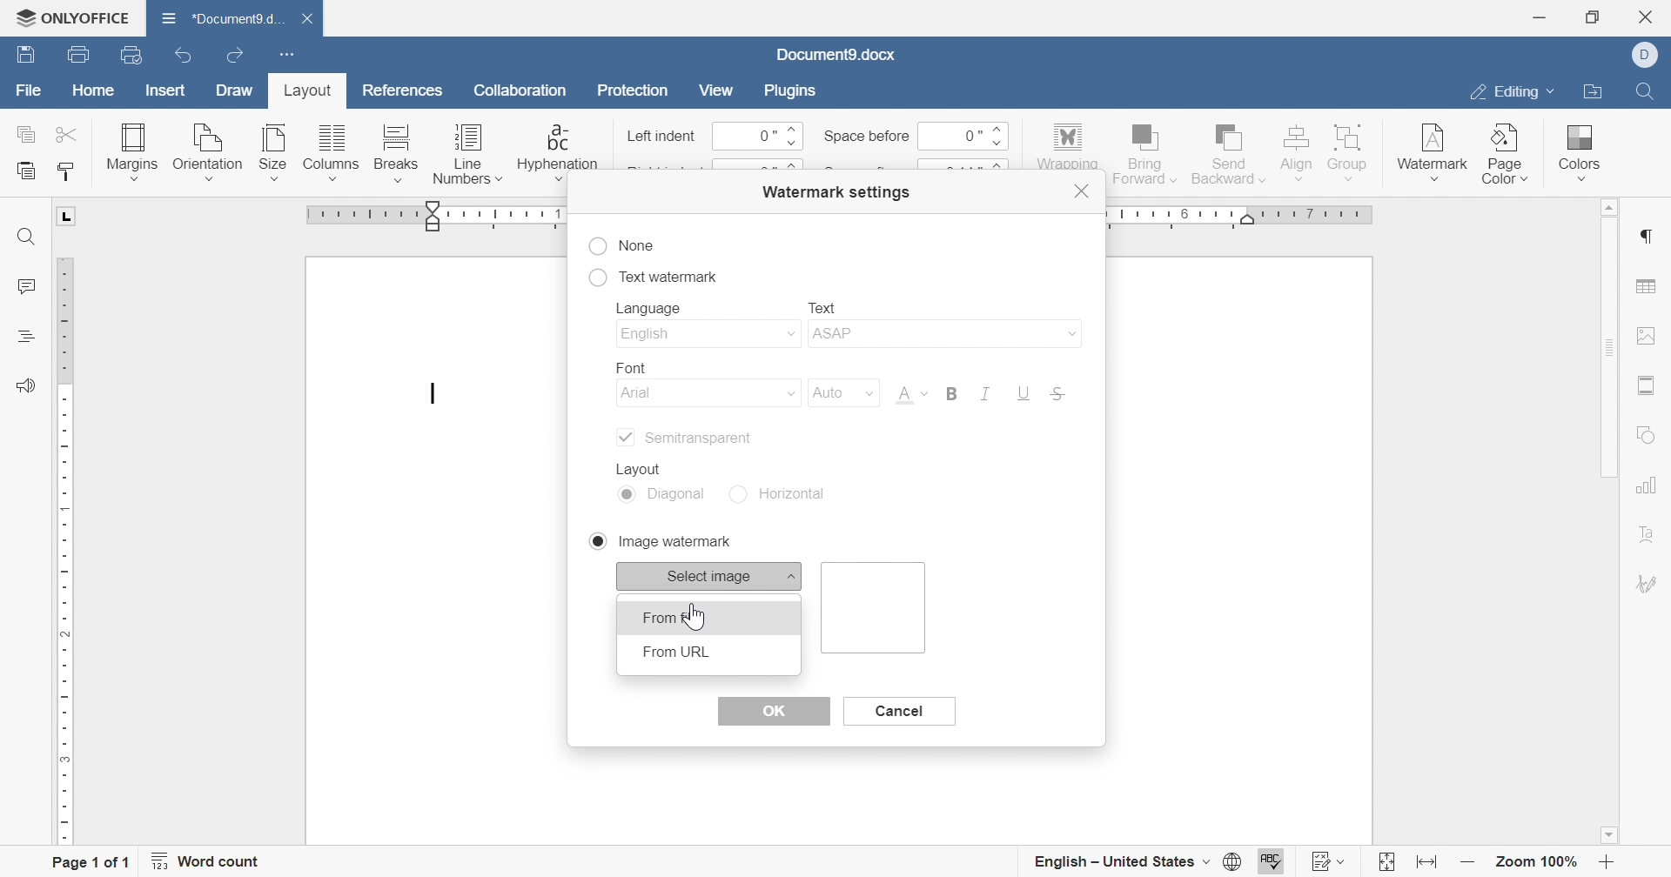  What do you see at coordinates (709, 395) in the screenshot?
I see `arial` at bounding box center [709, 395].